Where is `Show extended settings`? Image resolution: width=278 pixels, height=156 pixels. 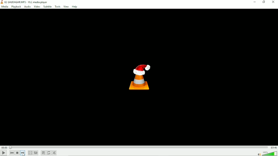 Show extended settings is located at coordinates (36, 153).